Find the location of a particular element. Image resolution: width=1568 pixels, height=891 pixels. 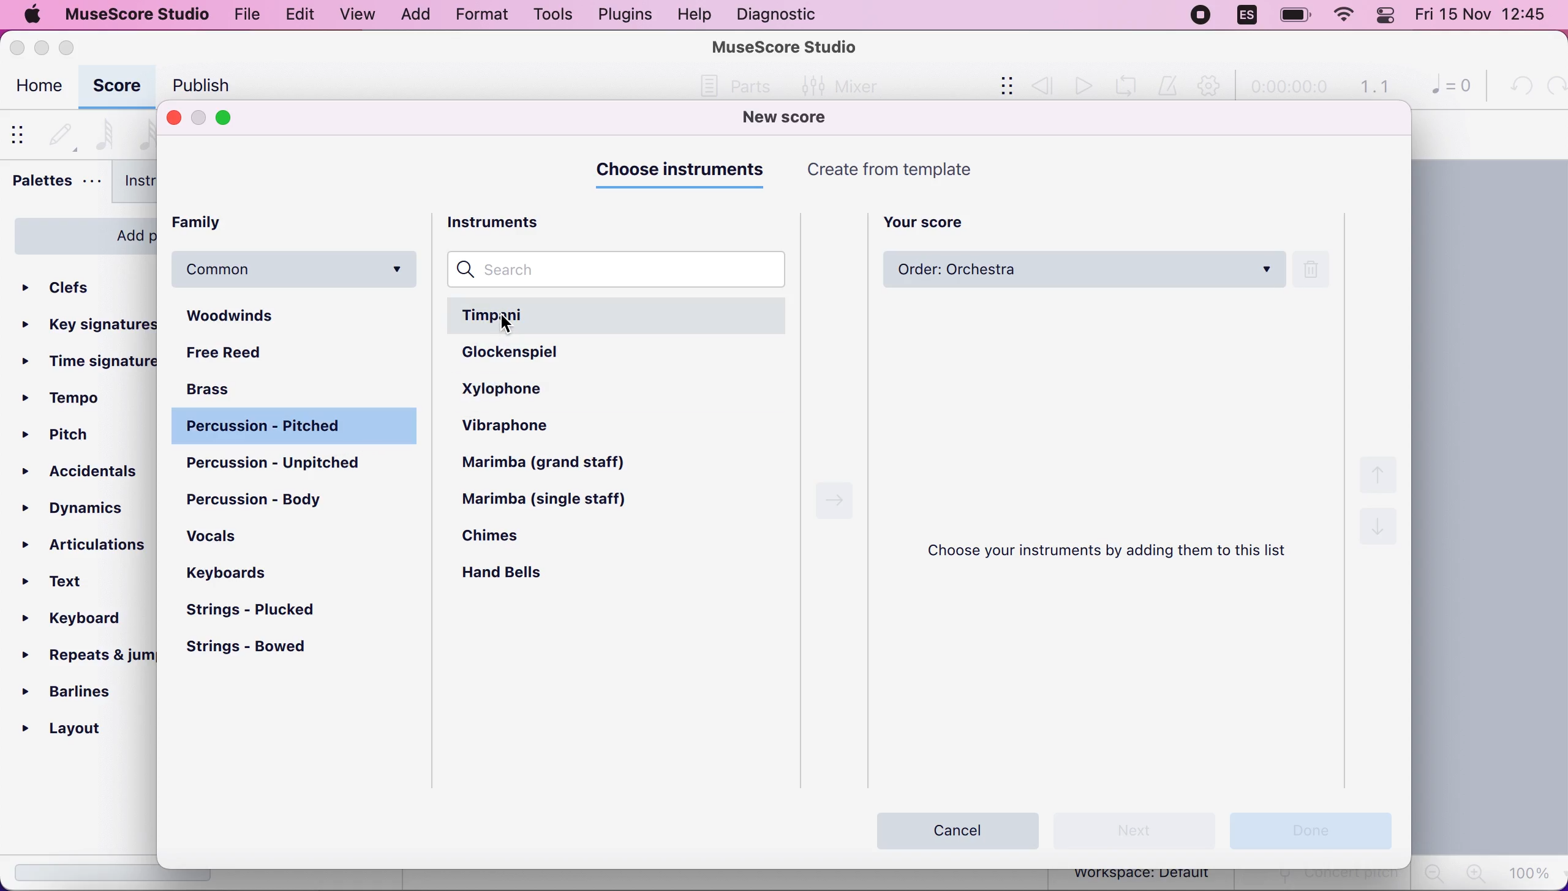

dynamics is located at coordinates (85, 505).